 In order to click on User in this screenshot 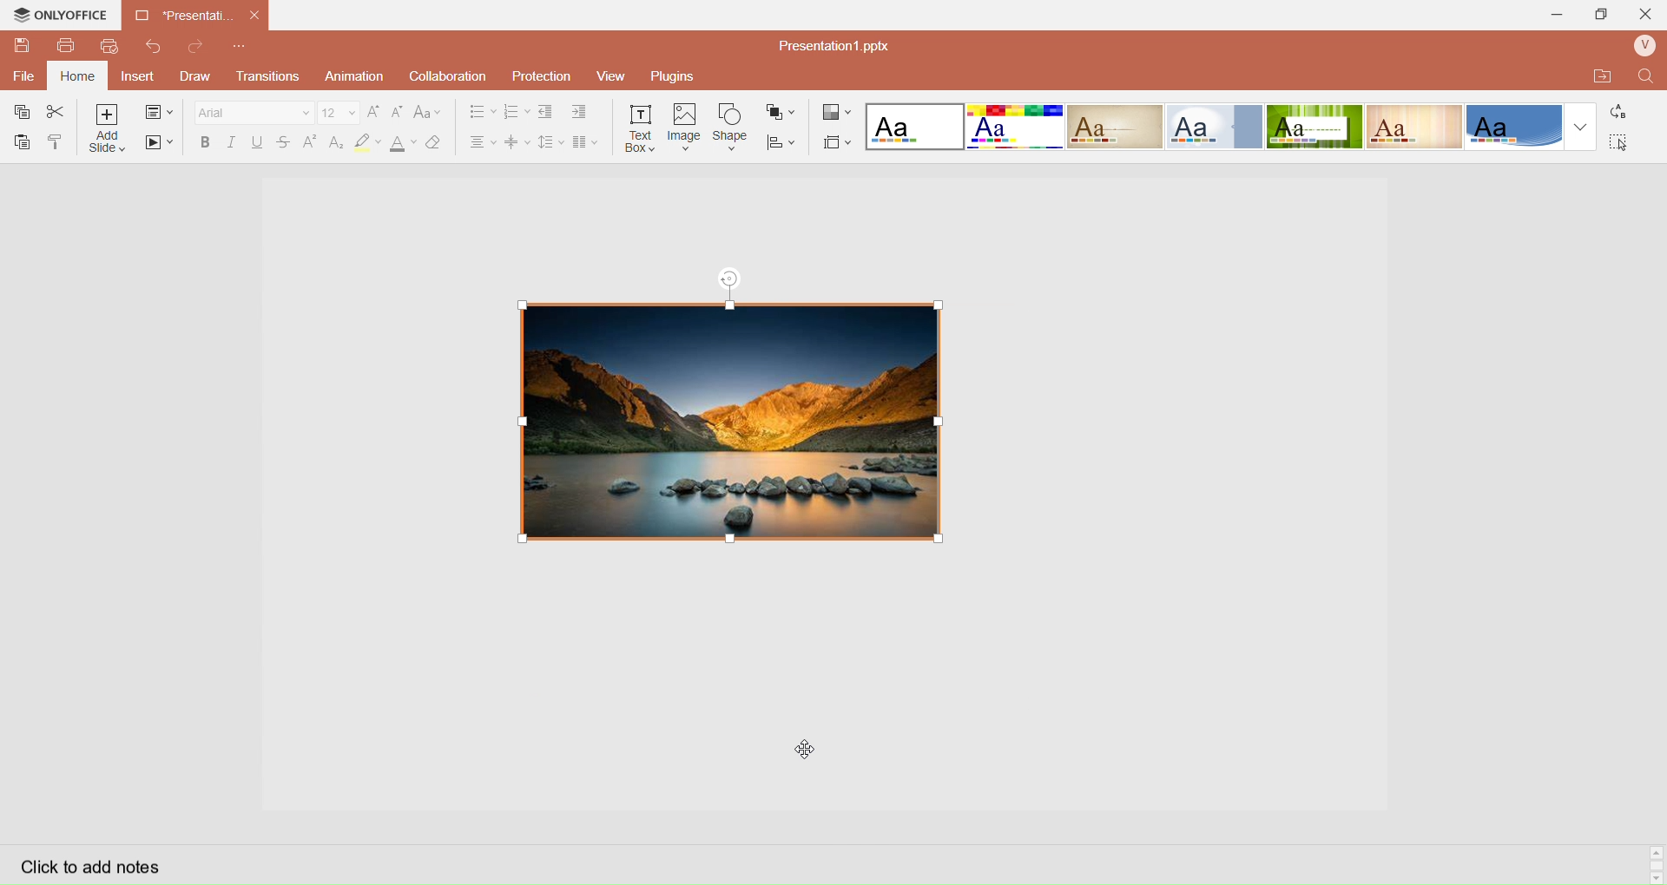, I will do `click(1645, 47)`.